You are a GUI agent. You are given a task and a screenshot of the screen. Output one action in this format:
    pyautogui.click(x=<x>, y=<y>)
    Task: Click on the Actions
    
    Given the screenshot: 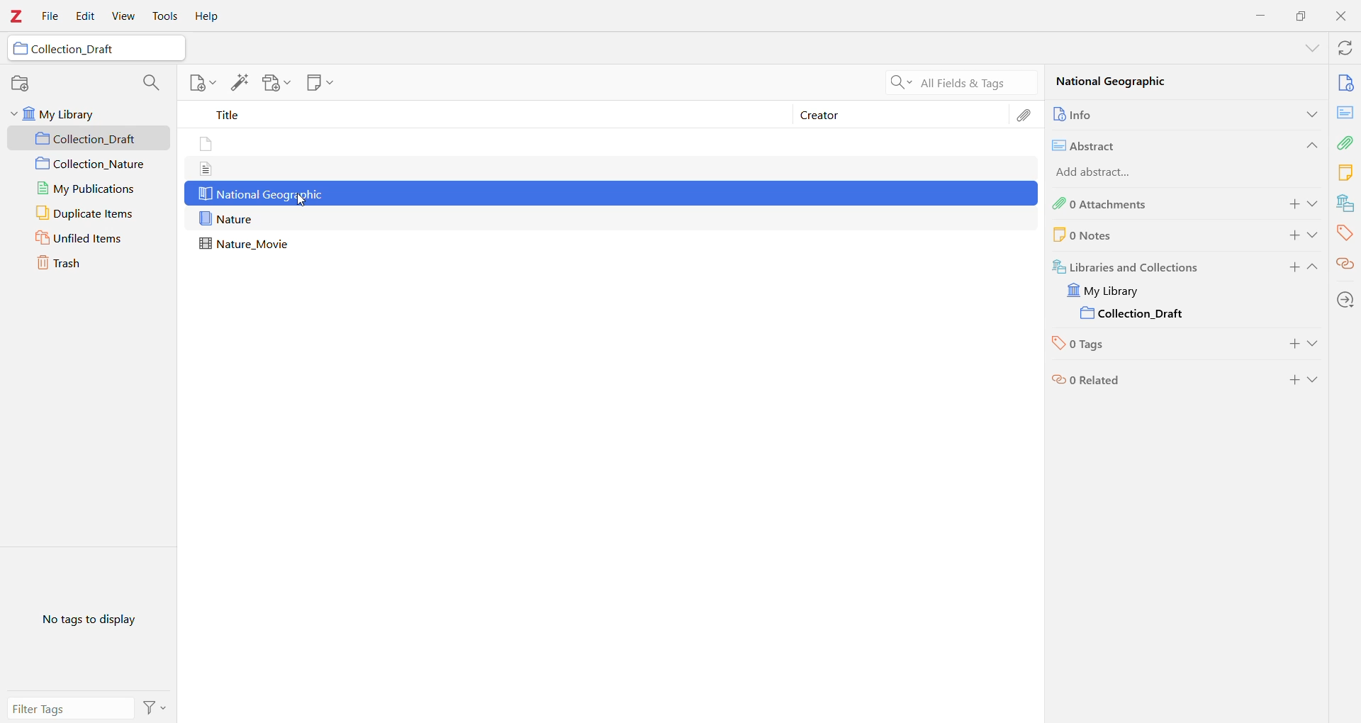 What is the action you would take?
    pyautogui.click(x=155, y=707)
    